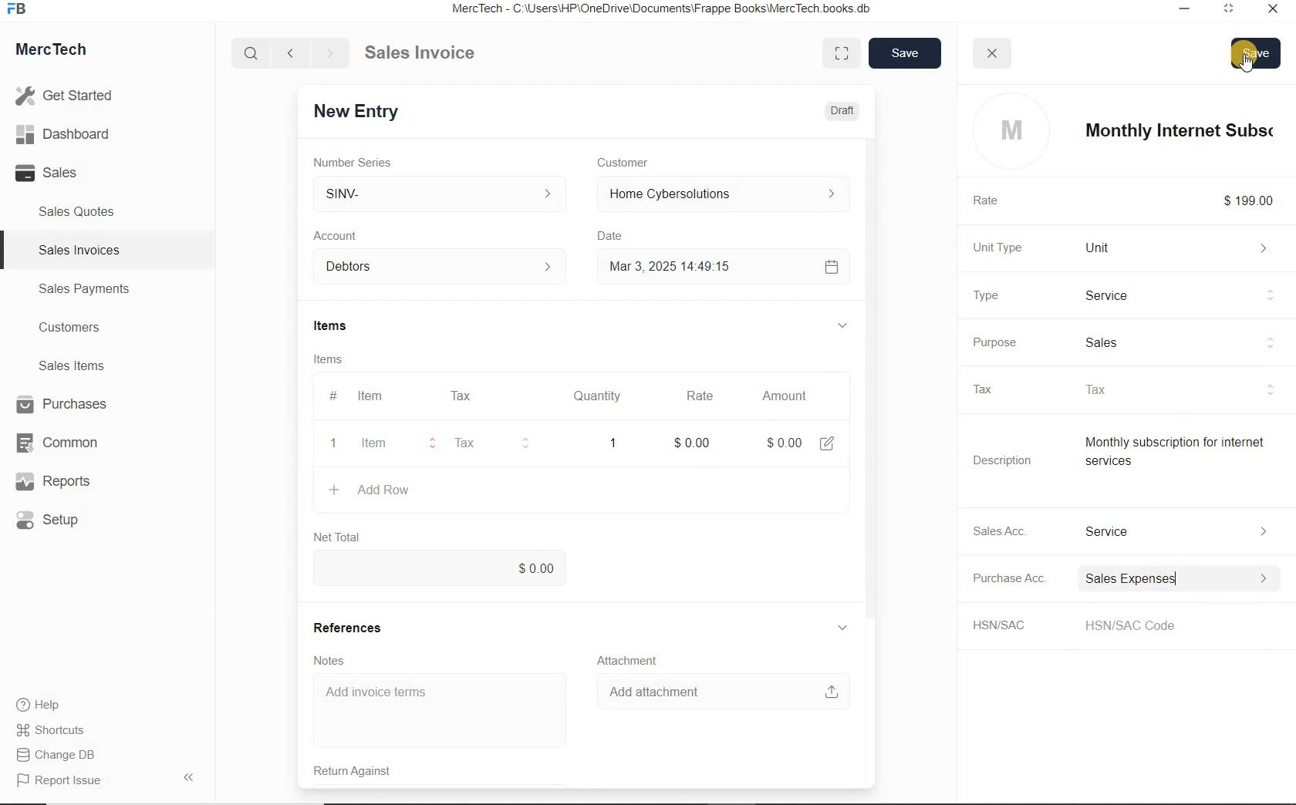  What do you see at coordinates (333, 659) in the screenshot?
I see `Notes` at bounding box center [333, 659].